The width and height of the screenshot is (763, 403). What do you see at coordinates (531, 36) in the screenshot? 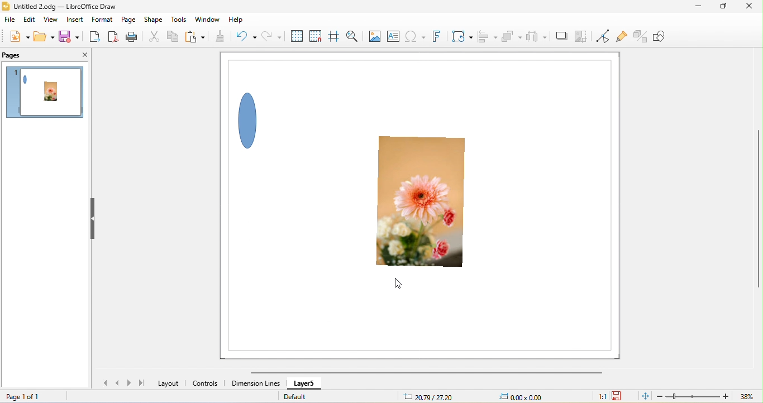
I see `select at least three object to distribute` at bounding box center [531, 36].